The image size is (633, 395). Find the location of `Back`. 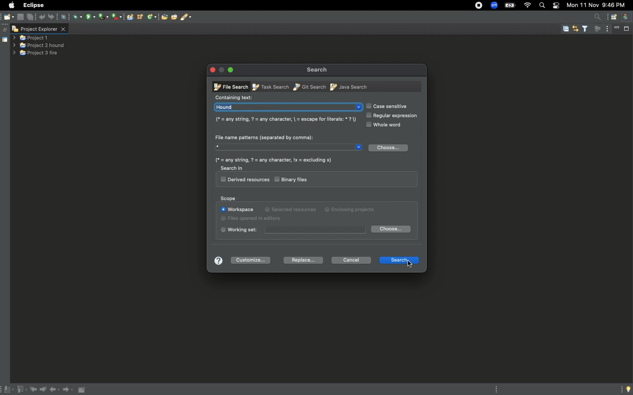

Back is located at coordinates (55, 391).